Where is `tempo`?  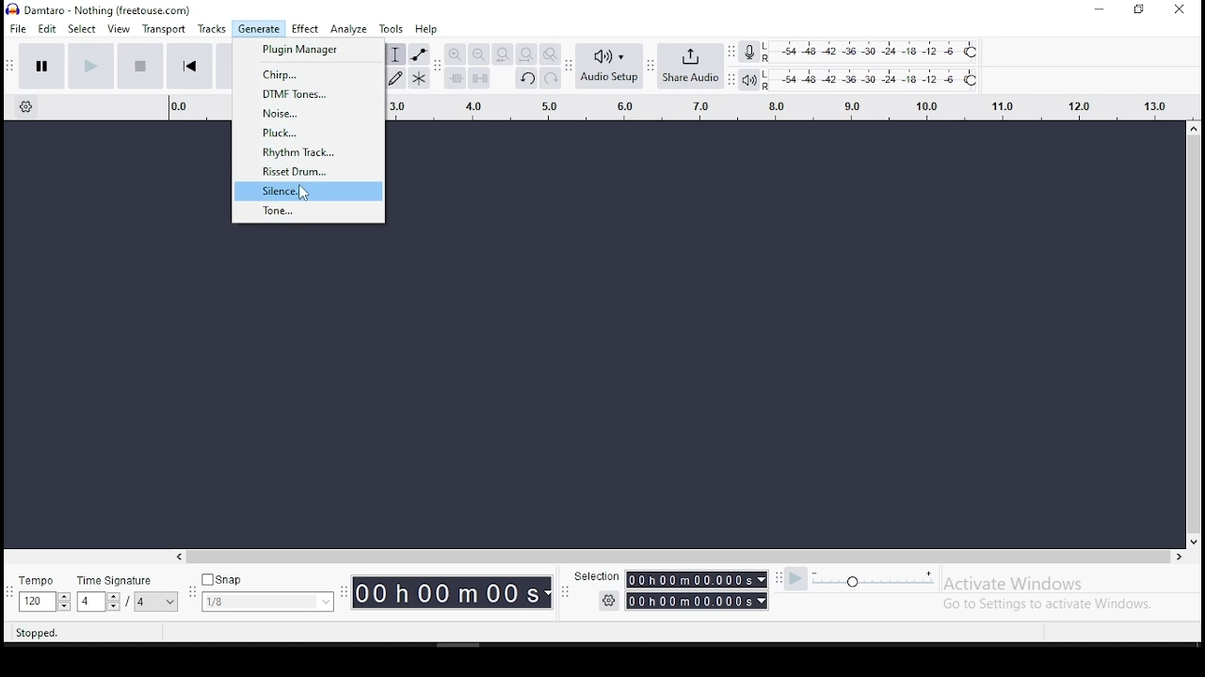
tempo is located at coordinates (35, 593).